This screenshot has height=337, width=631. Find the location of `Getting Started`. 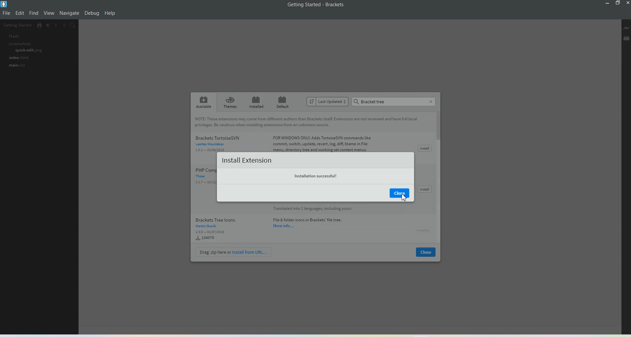

Getting Started is located at coordinates (18, 26).